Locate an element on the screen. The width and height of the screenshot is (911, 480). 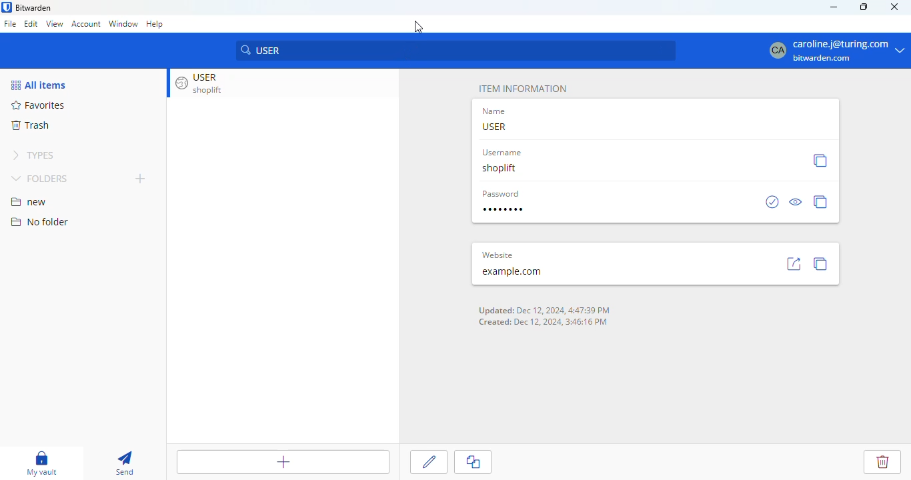
TYPES is located at coordinates (33, 154).